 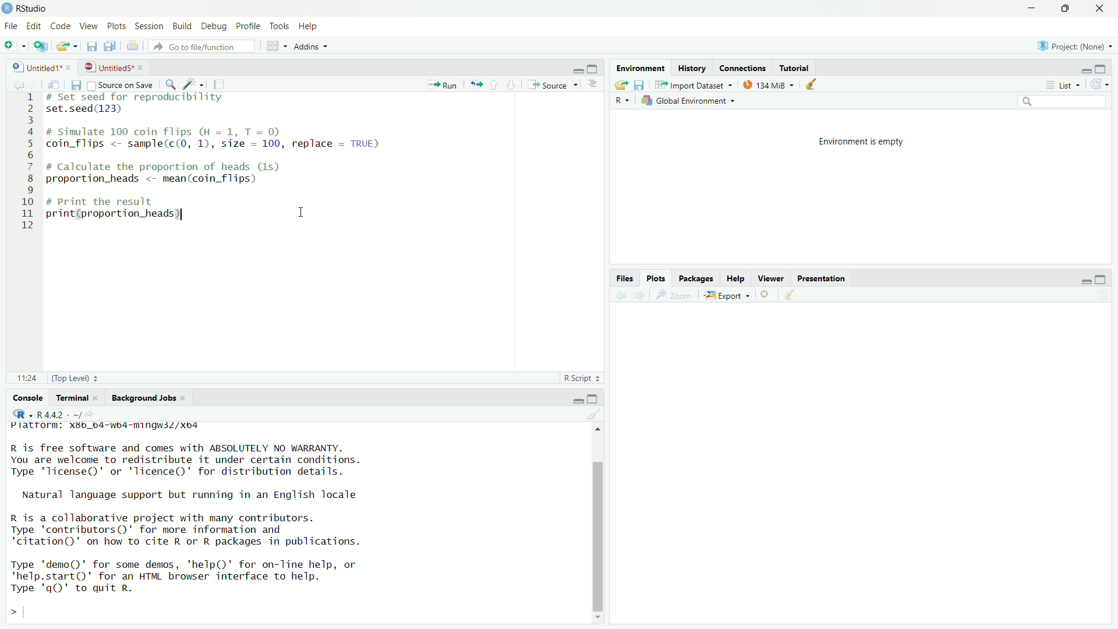 What do you see at coordinates (62, 415) in the screenshot?
I see `R 4.4.2 . ~/` at bounding box center [62, 415].